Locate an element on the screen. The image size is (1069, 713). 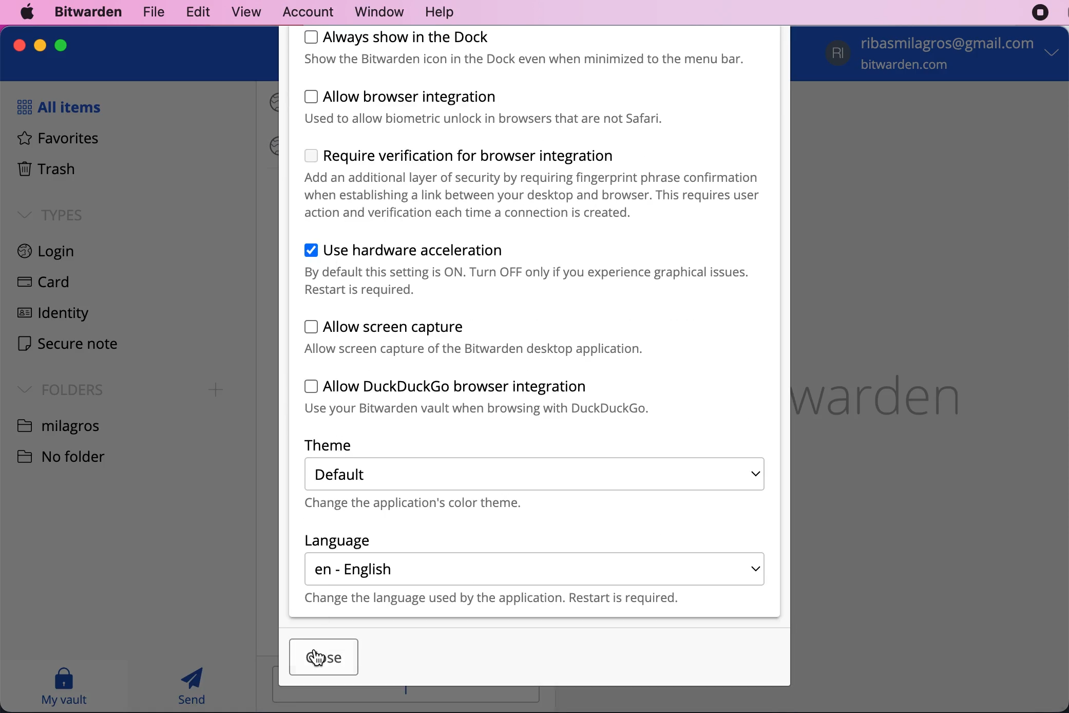
all items is located at coordinates (55, 107).